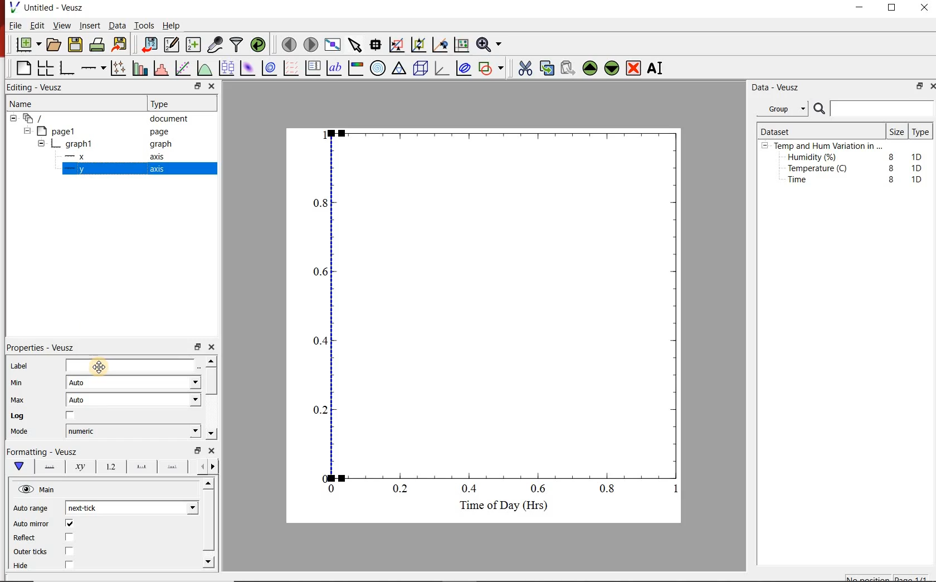  What do you see at coordinates (400, 70) in the screenshot?
I see `ternary graph` at bounding box center [400, 70].